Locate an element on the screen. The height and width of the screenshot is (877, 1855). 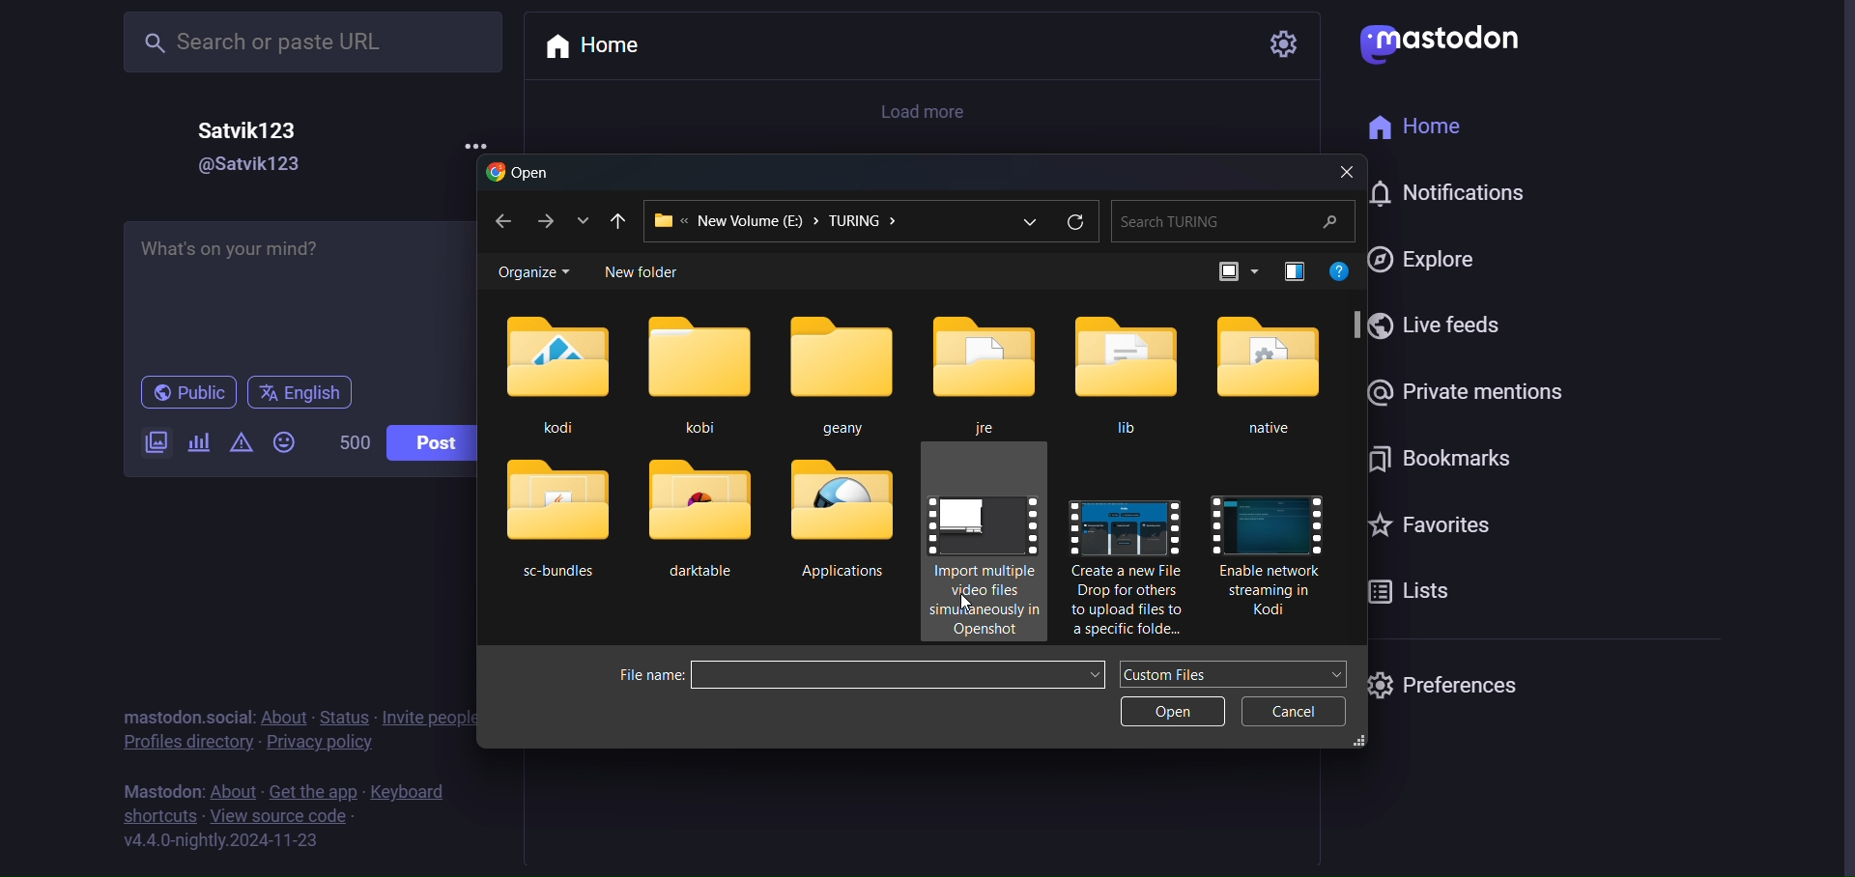
shortcut is located at coordinates (158, 816).